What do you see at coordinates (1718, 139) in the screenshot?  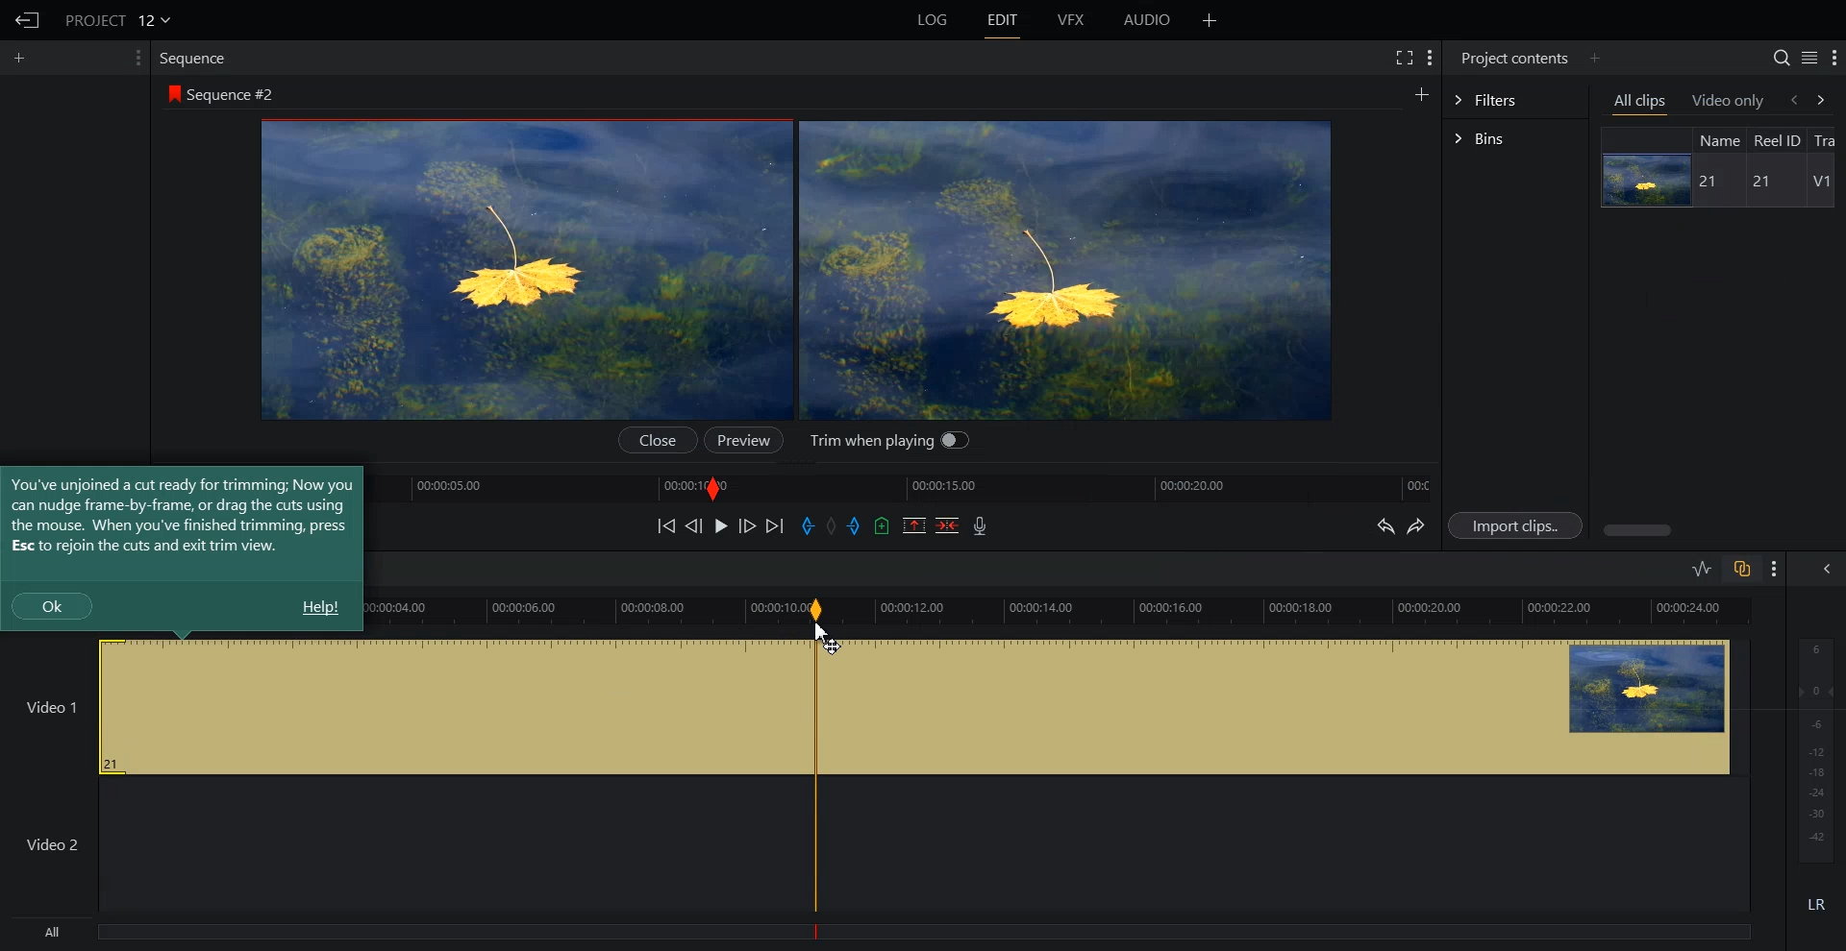 I see `name` at bounding box center [1718, 139].